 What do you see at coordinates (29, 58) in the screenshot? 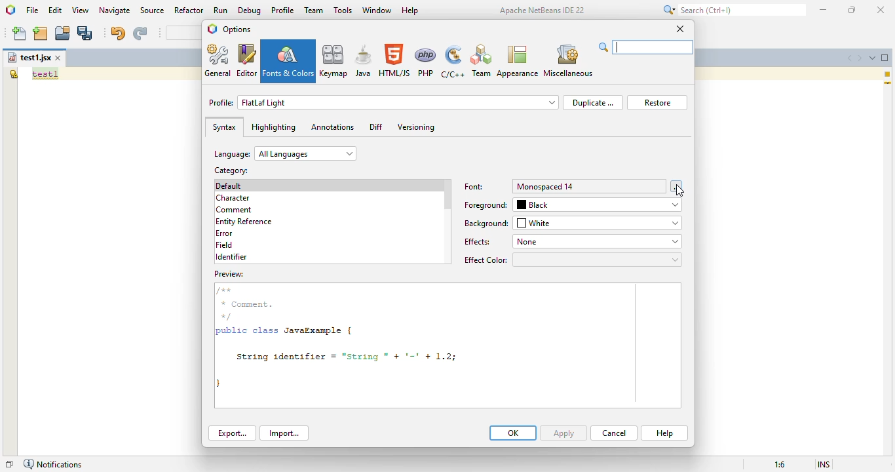
I see `file name` at bounding box center [29, 58].